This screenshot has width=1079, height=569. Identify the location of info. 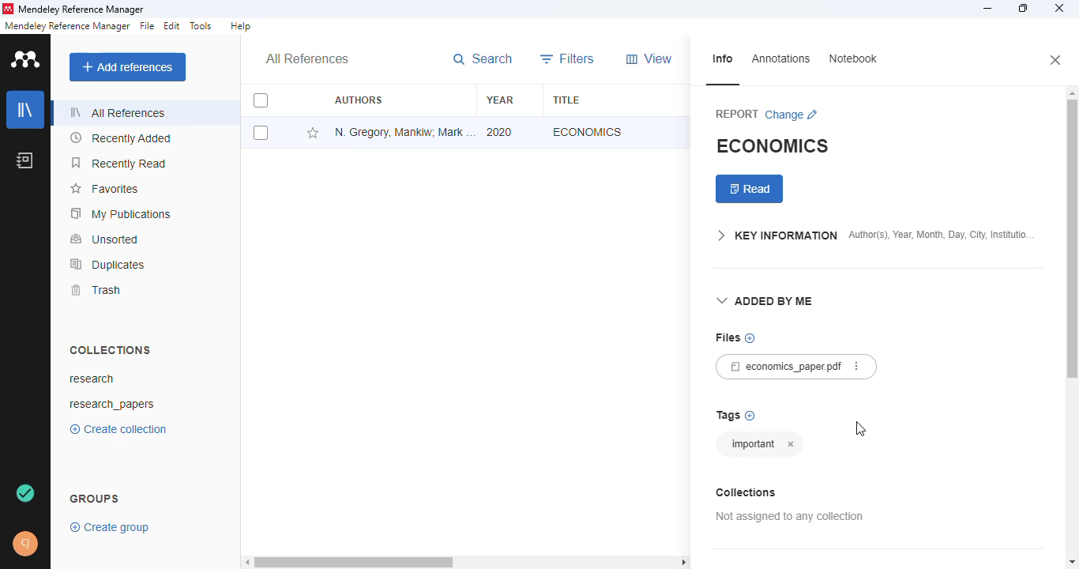
(722, 59).